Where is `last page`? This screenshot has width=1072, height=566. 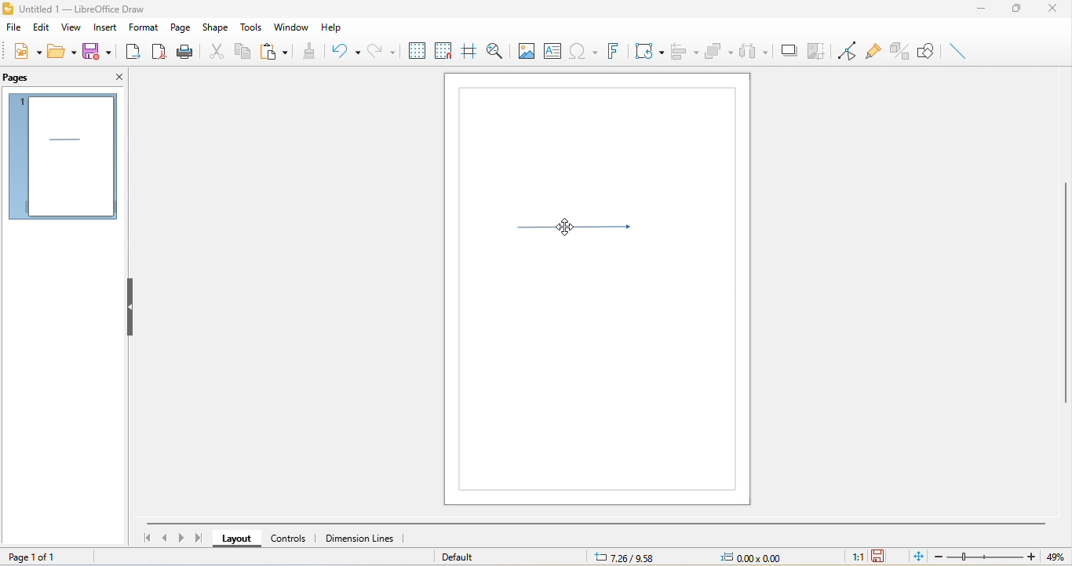 last page is located at coordinates (200, 538).